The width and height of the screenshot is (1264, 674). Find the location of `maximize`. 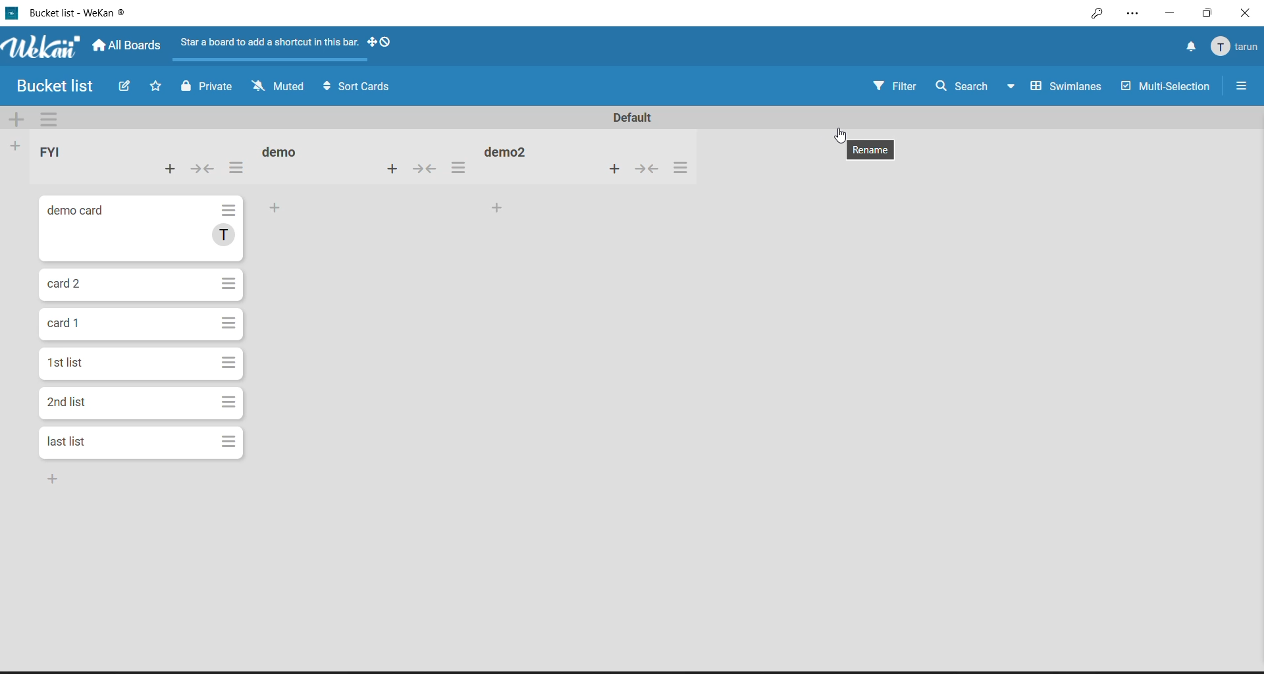

maximize is located at coordinates (1210, 11).